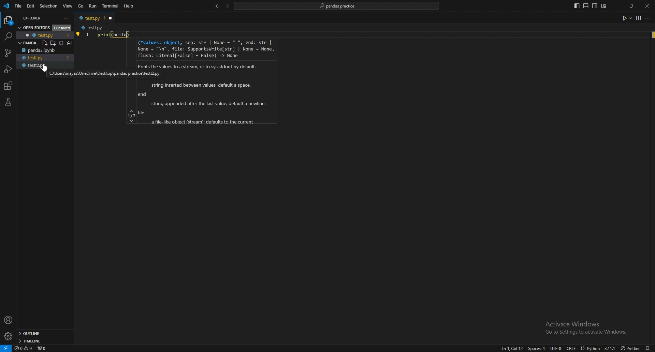 This screenshot has width=655, height=352. Describe the element at coordinates (9, 336) in the screenshot. I see `settings` at that location.